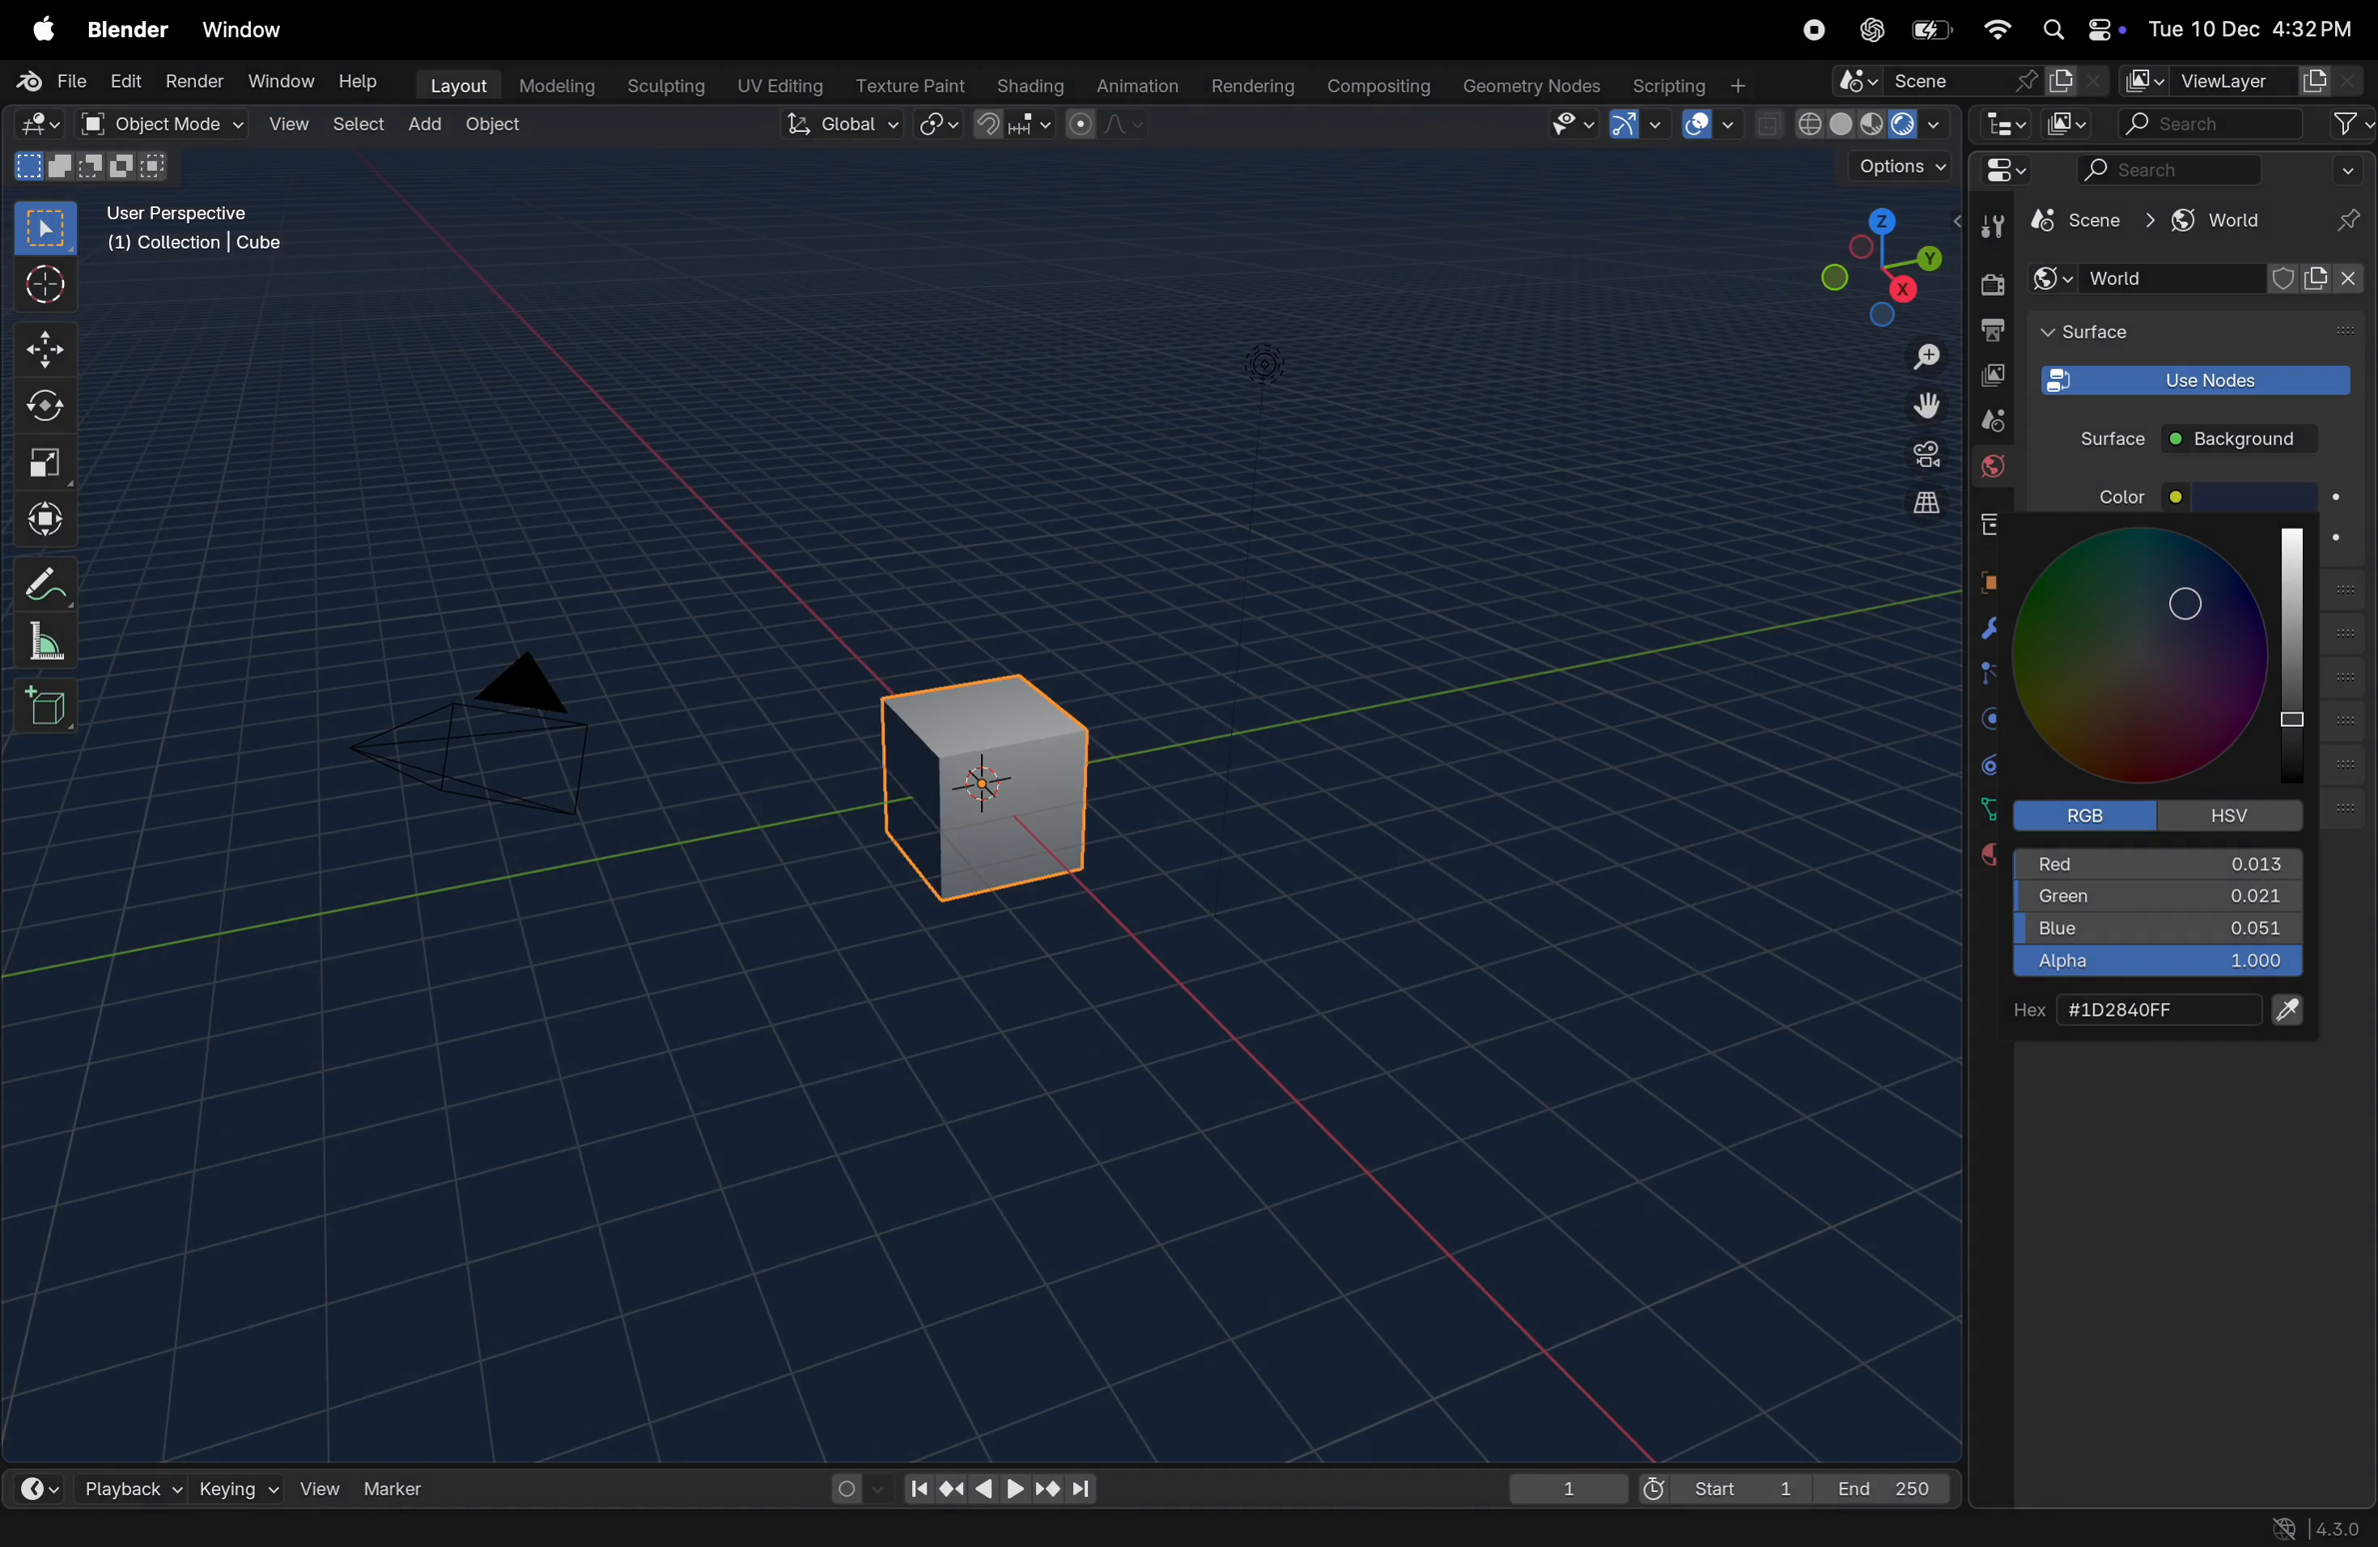 This screenshot has height=1547, width=2378. What do you see at coordinates (1990, 284) in the screenshot?
I see `render` at bounding box center [1990, 284].